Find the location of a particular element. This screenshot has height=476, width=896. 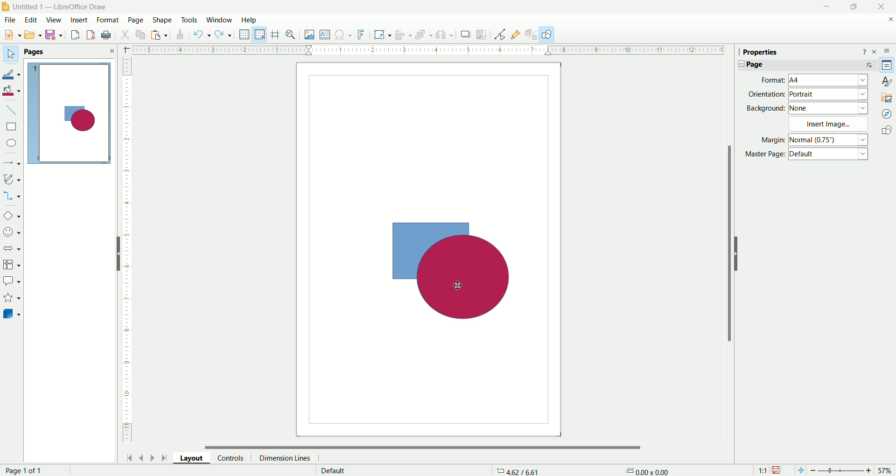

line color is located at coordinates (14, 72).